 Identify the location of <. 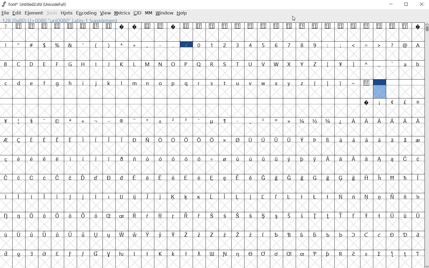
(354, 45).